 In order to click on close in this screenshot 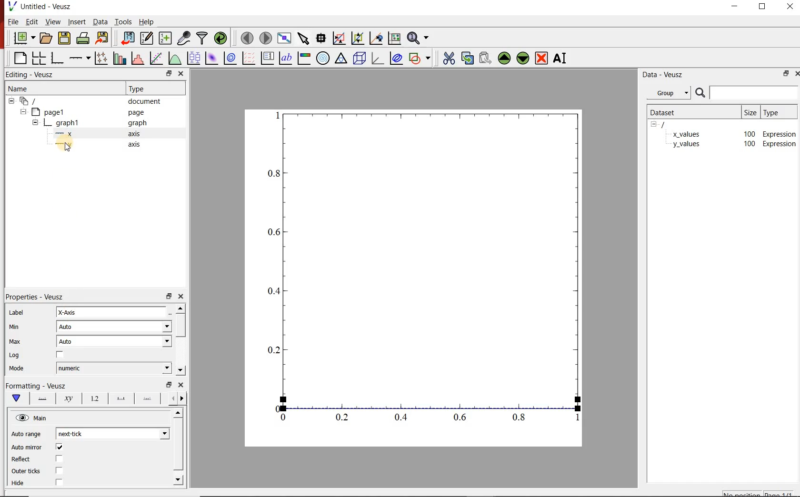, I will do `click(181, 384)`.